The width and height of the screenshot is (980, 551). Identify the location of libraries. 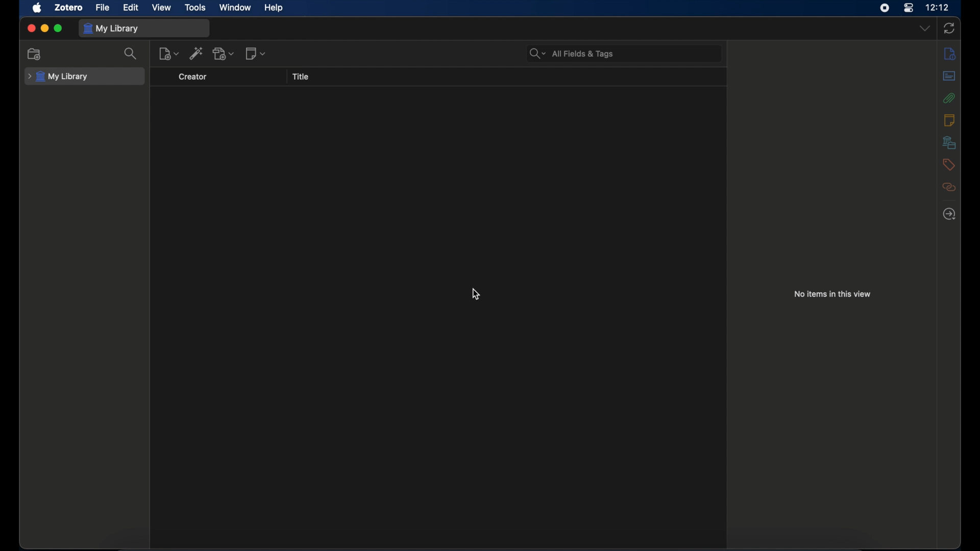
(950, 142).